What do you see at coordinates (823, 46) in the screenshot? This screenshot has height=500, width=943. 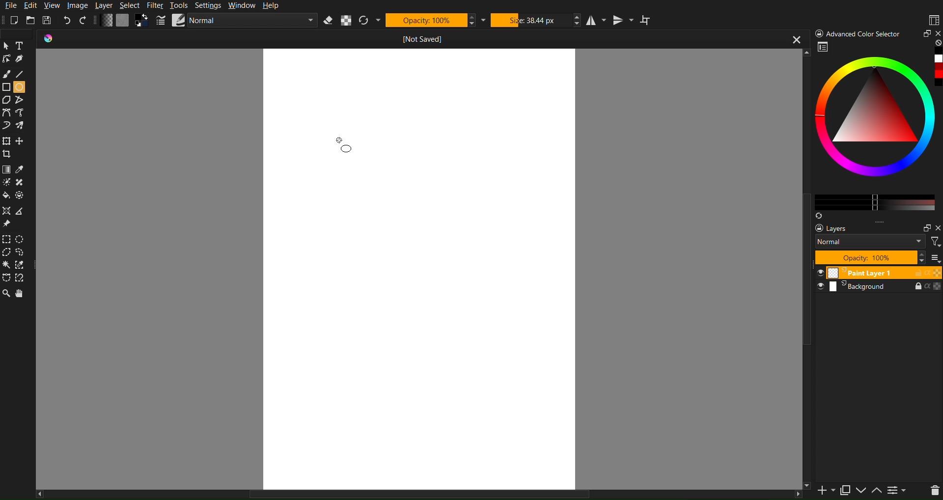 I see `workspace` at bounding box center [823, 46].